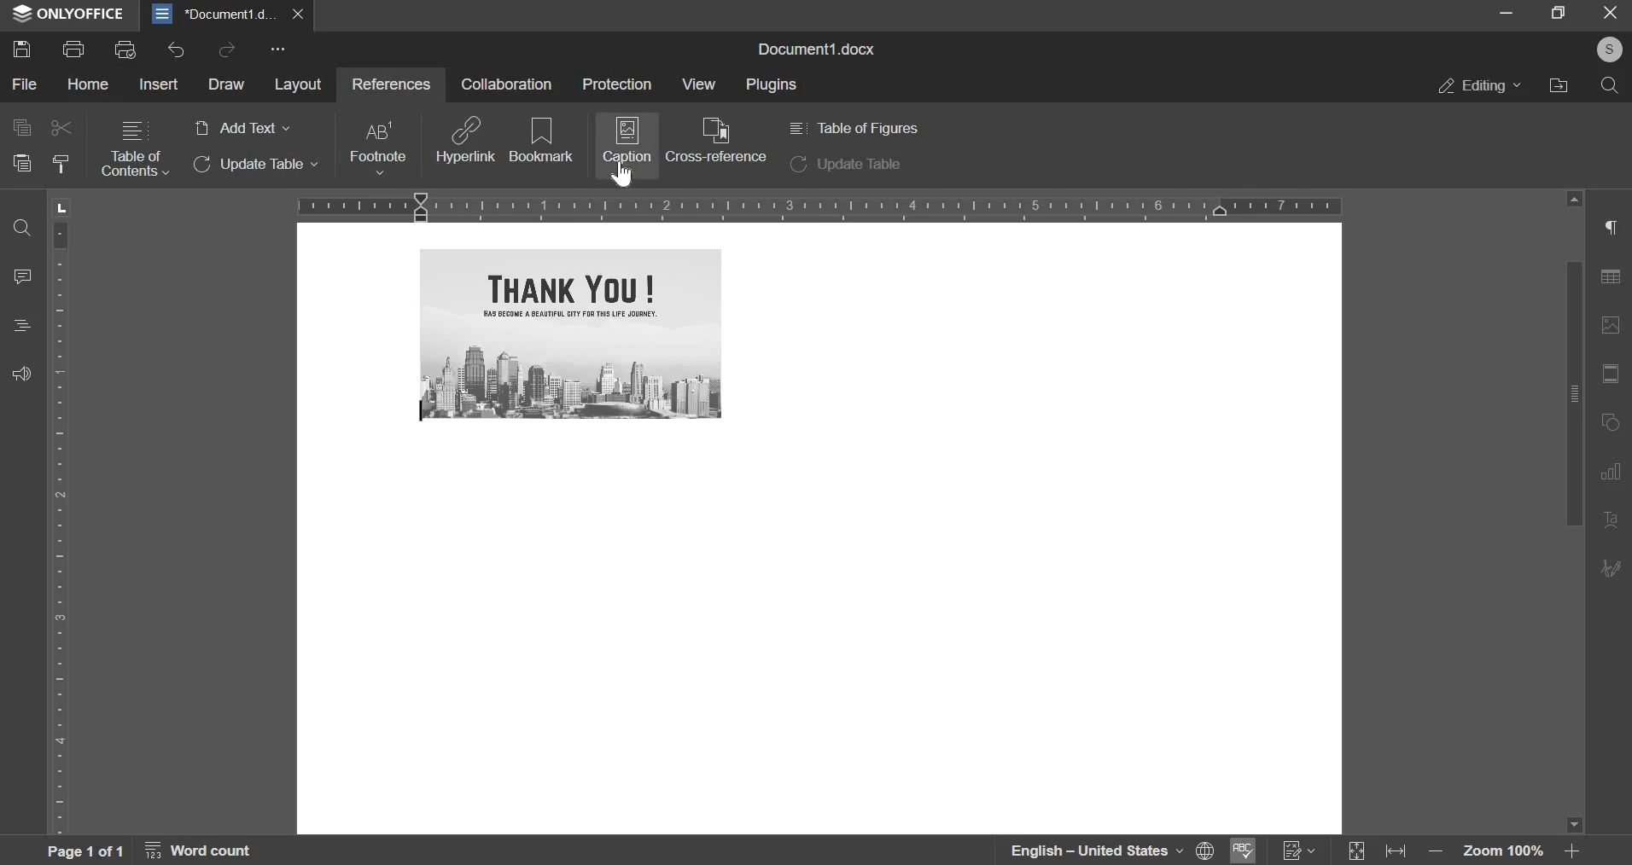 The image size is (1632, 865). Describe the element at coordinates (21, 229) in the screenshot. I see `find` at that location.